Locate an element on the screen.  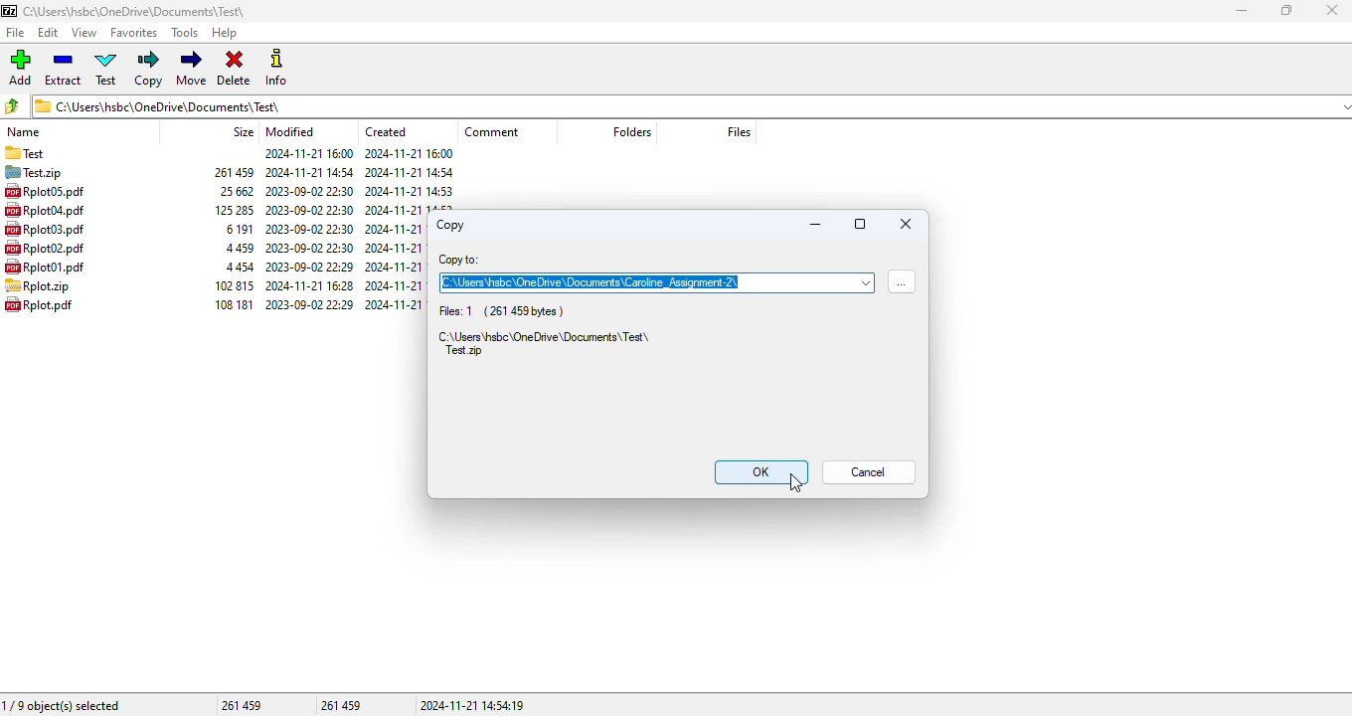
size is located at coordinates (233, 303).